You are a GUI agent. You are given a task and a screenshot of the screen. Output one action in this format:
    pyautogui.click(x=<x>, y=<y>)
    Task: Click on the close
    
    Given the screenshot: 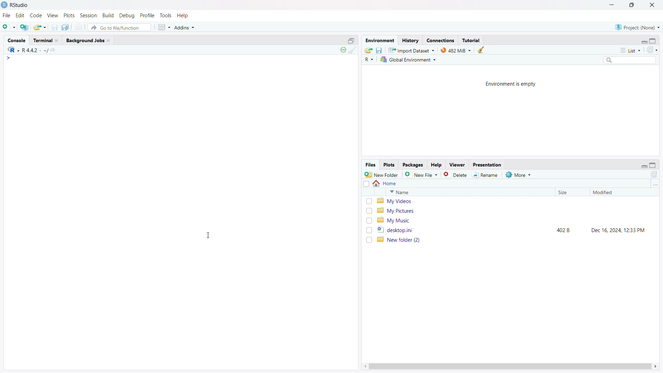 What is the action you would take?
    pyautogui.click(x=56, y=40)
    